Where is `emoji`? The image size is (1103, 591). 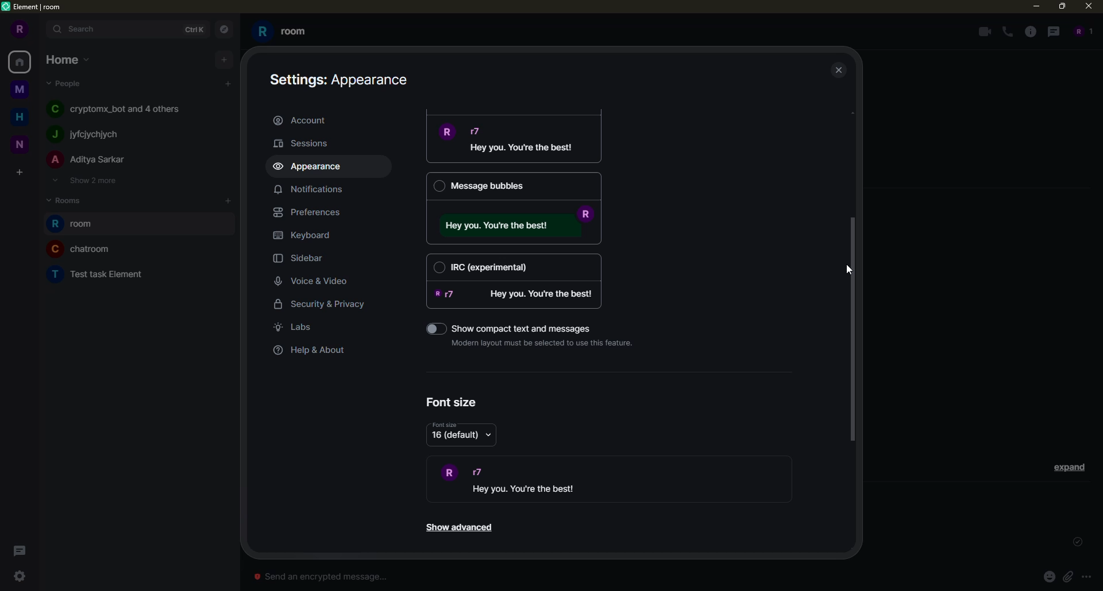
emoji is located at coordinates (1049, 576).